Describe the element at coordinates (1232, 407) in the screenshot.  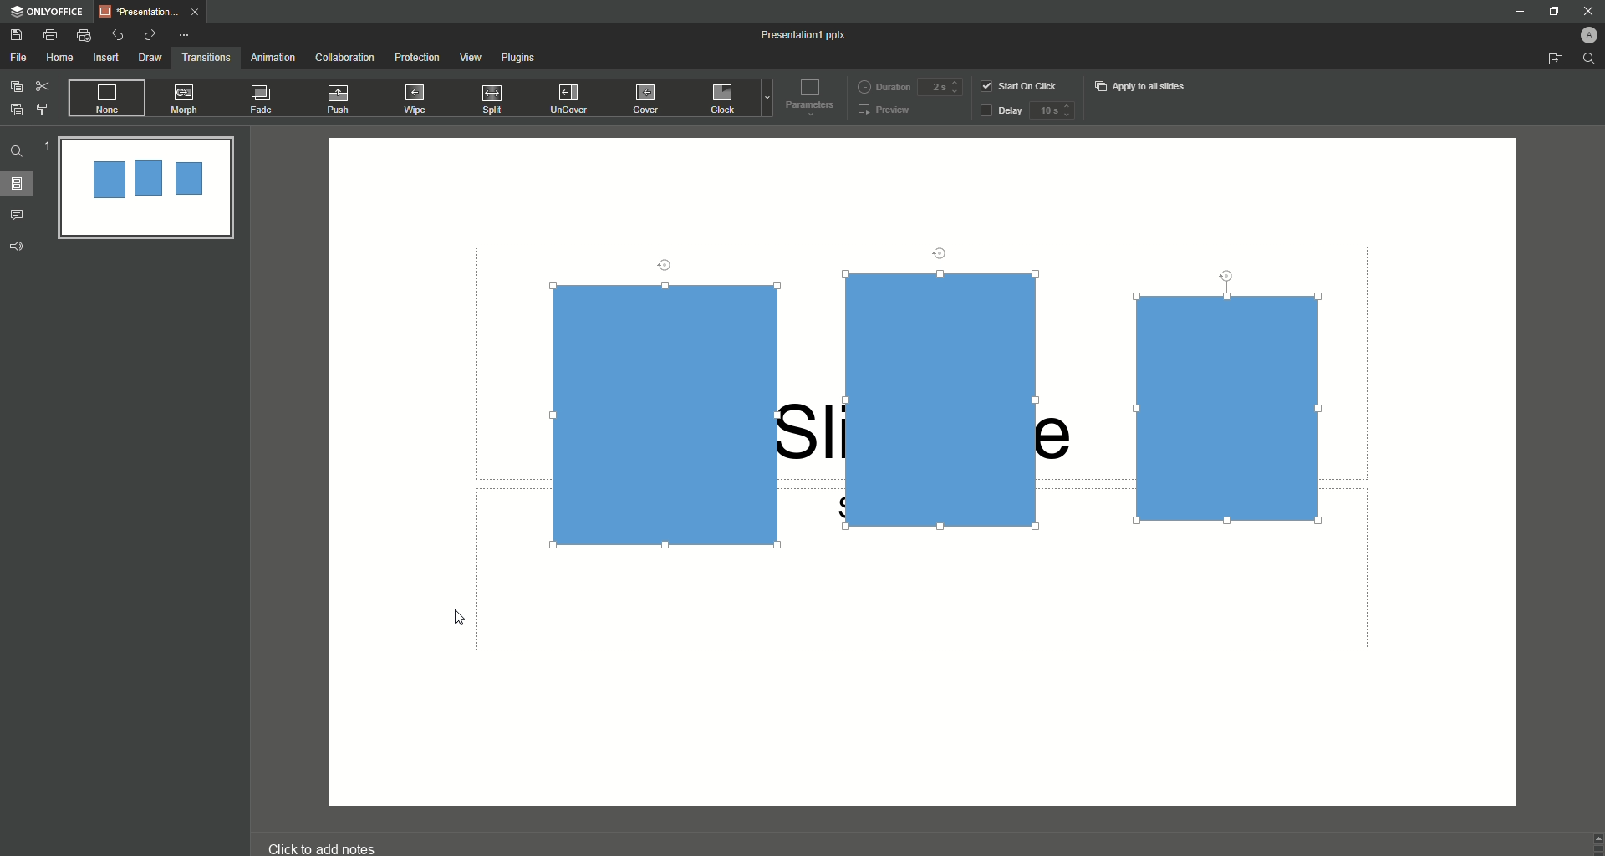
I see `Shape 3` at that location.